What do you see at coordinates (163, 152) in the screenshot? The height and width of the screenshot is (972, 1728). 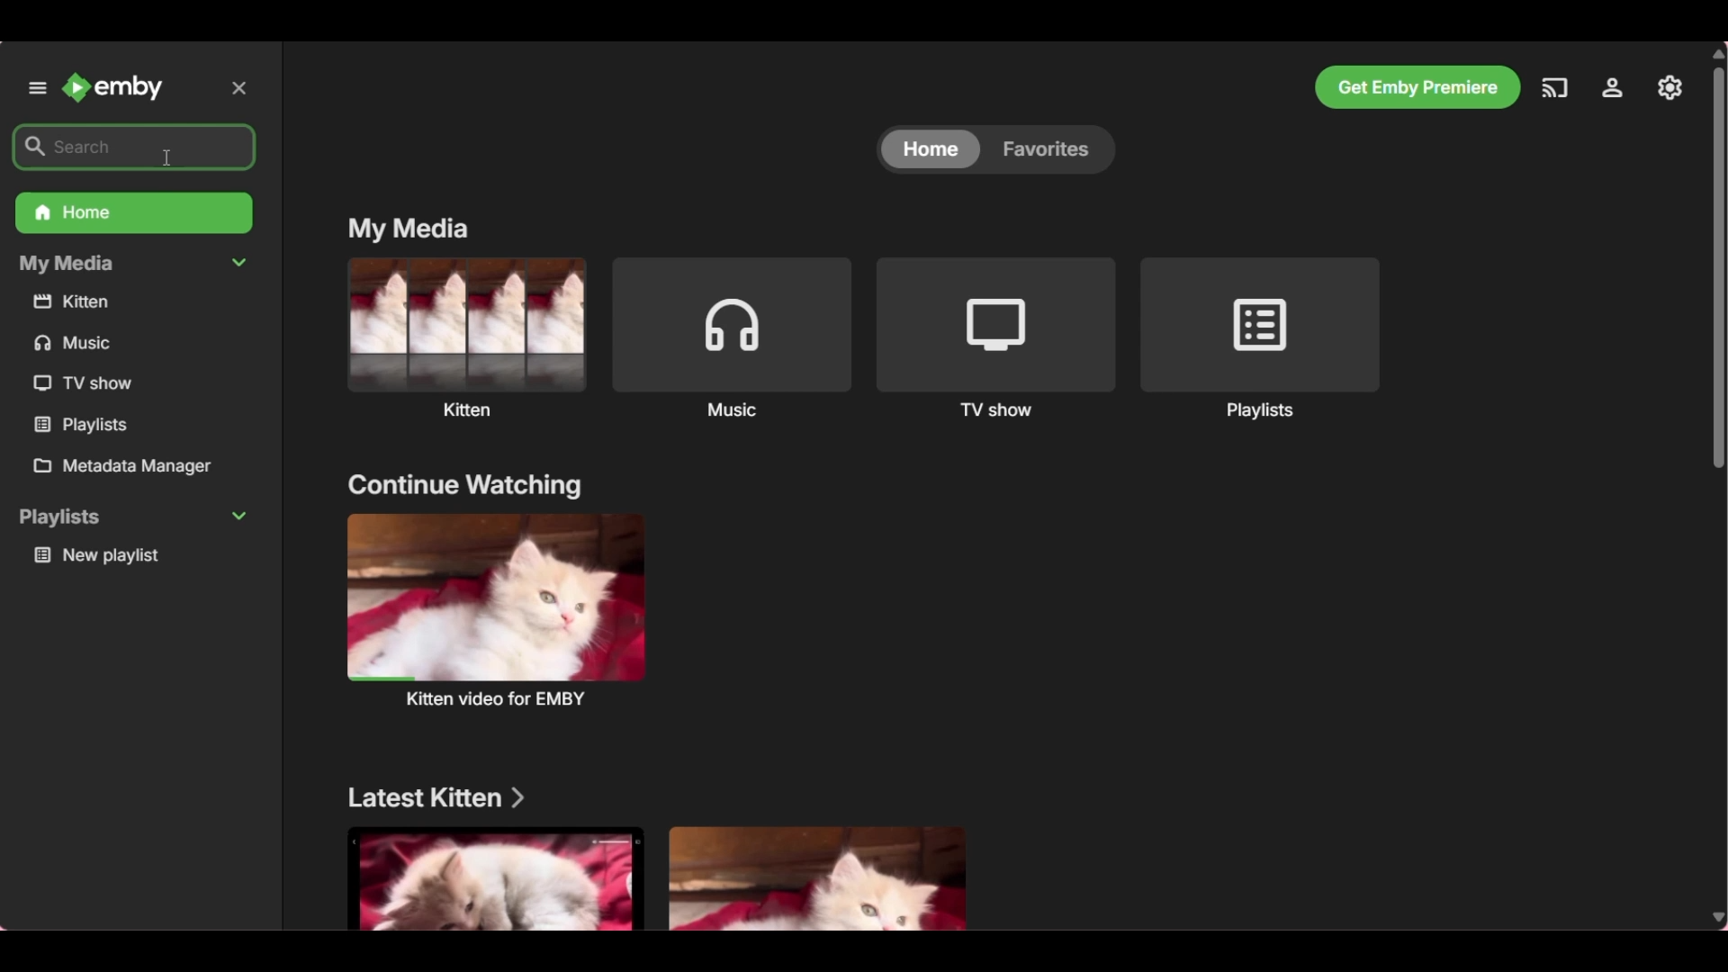 I see `cursor` at bounding box center [163, 152].